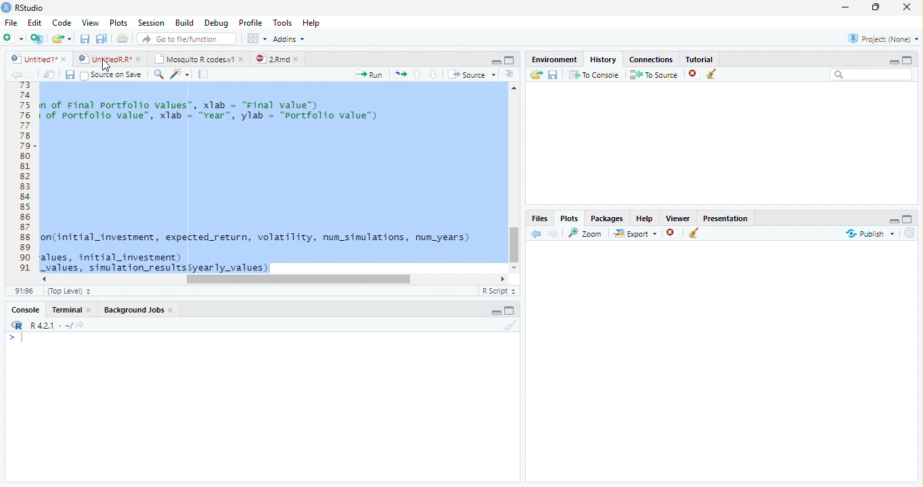 This screenshot has height=487, width=923. What do you see at coordinates (434, 75) in the screenshot?
I see `Go to next section of code` at bounding box center [434, 75].